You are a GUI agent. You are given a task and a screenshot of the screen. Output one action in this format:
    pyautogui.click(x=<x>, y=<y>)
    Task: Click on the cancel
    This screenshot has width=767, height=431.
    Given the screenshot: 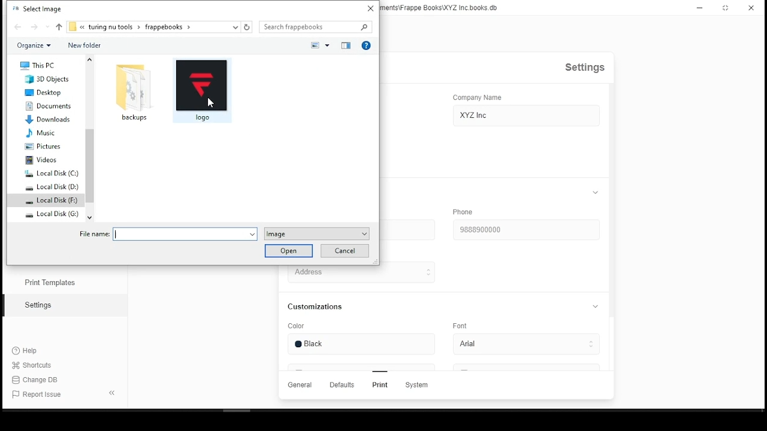 What is the action you would take?
    pyautogui.click(x=343, y=251)
    